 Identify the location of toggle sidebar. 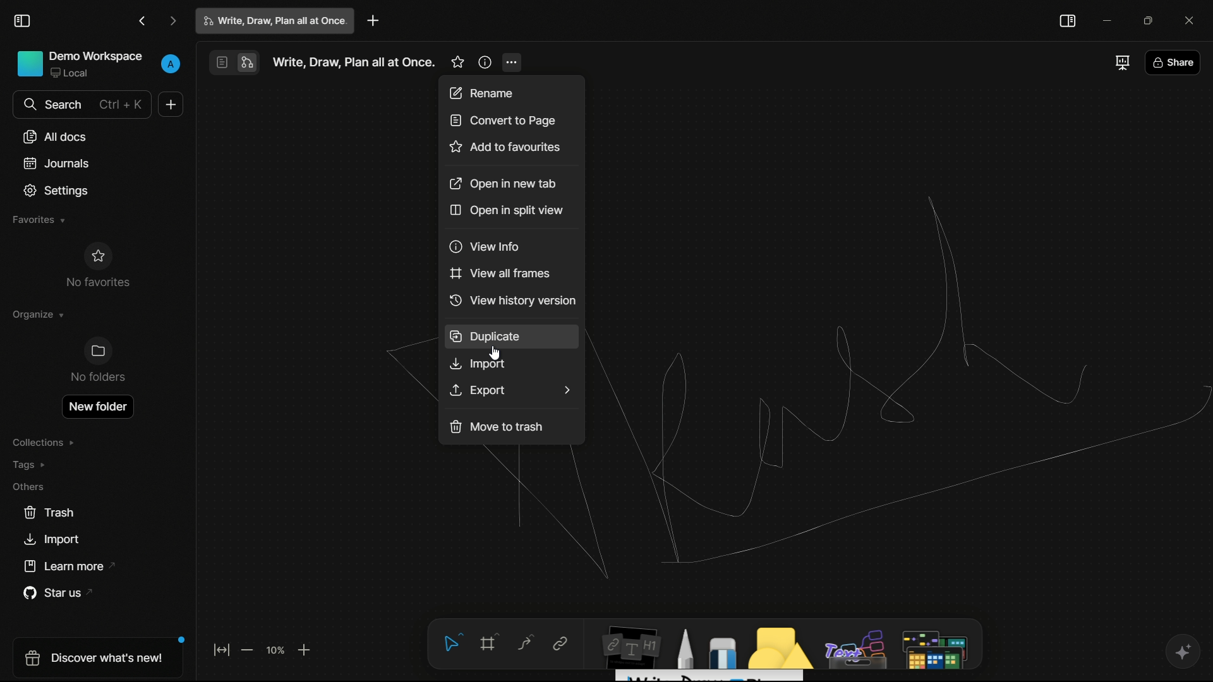
(1066, 22).